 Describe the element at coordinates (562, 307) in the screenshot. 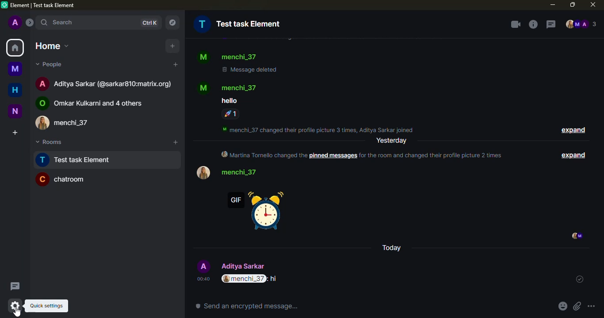

I see `emoji` at that location.